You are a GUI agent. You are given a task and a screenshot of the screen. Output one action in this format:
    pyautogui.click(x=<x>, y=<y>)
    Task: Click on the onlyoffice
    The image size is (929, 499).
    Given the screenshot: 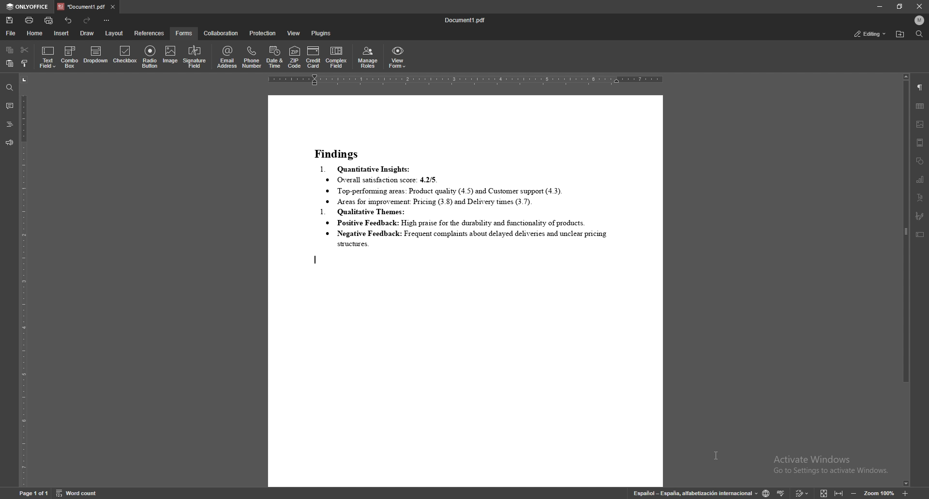 What is the action you would take?
    pyautogui.click(x=28, y=7)
    